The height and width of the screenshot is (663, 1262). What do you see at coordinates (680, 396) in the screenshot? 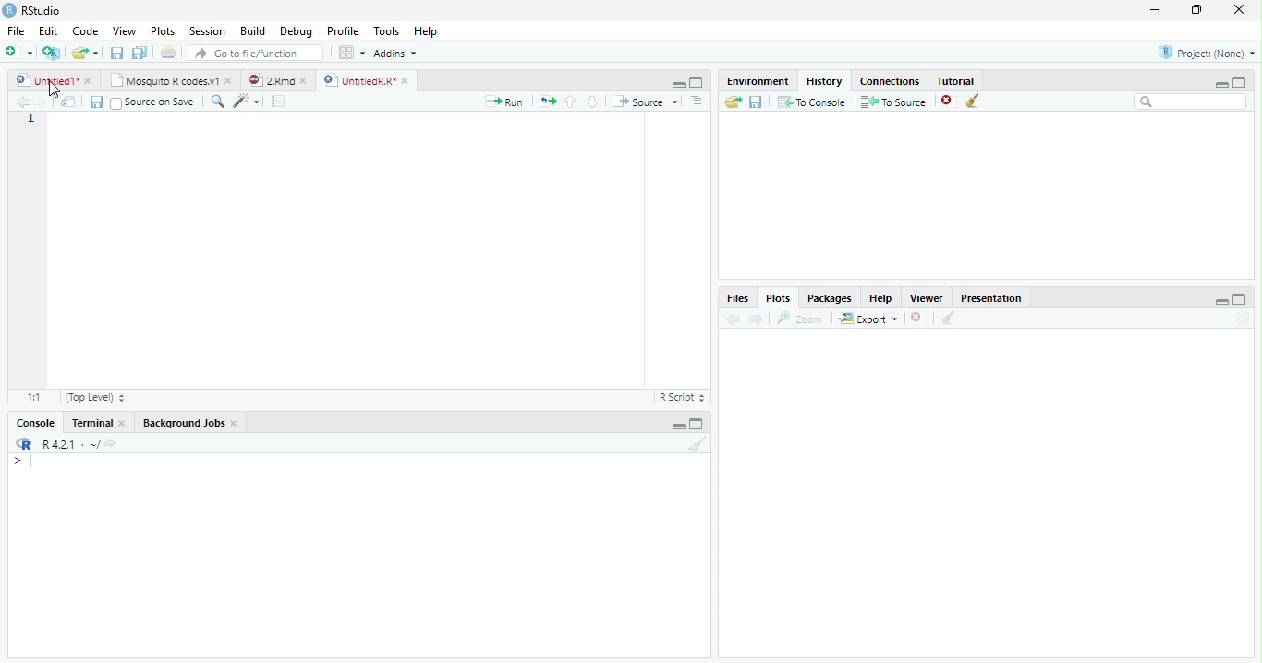
I see `R script` at bounding box center [680, 396].